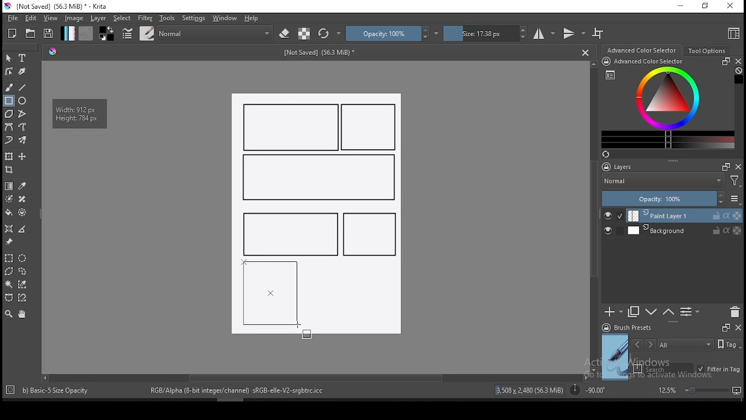 Image resolution: width=746 pixels, height=420 pixels. What do you see at coordinates (9, 71) in the screenshot?
I see `edit shapes tool` at bounding box center [9, 71].